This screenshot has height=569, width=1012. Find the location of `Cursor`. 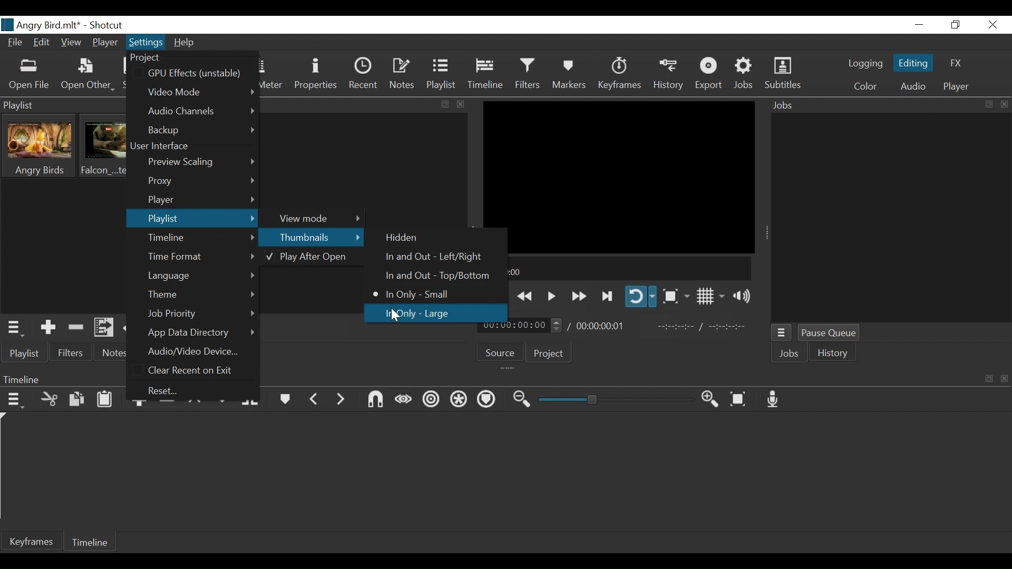

Cursor is located at coordinates (398, 316).